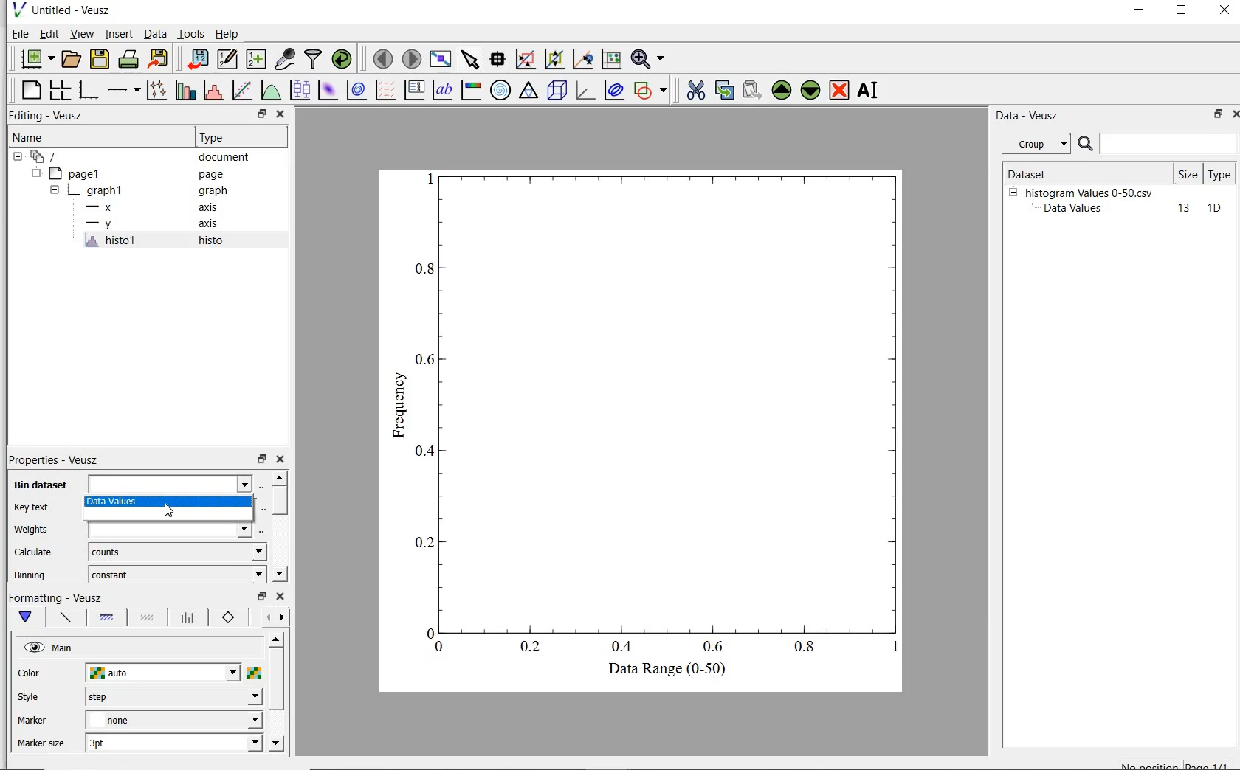 This screenshot has width=1240, height=770. What do you see at coordinates (499, 59) in the screenshot?
I see `read data points on the graph` at bounding box center [499, 59].